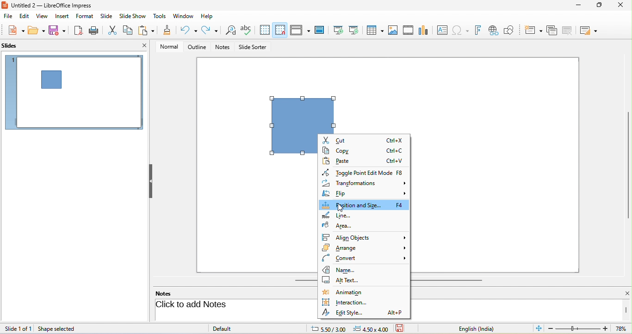  Describe the element at coordinates (365, 236) in the screenshot. I see `align objects` at that location.